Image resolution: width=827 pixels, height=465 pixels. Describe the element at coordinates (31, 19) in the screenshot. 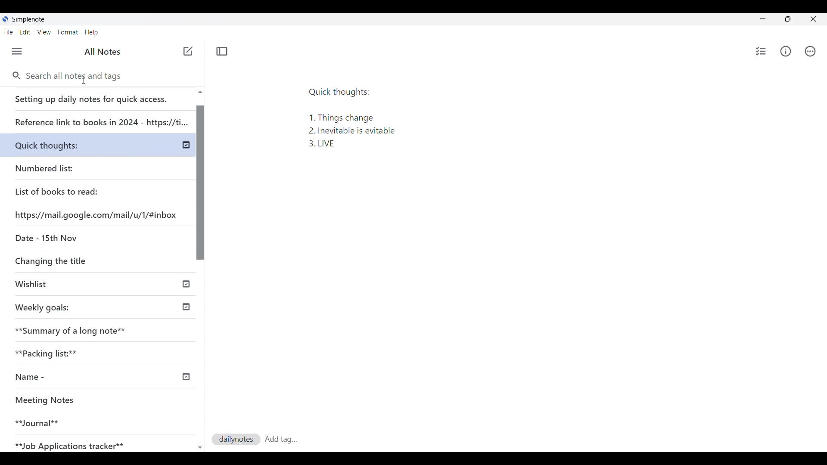

I see `Software note` at that location.